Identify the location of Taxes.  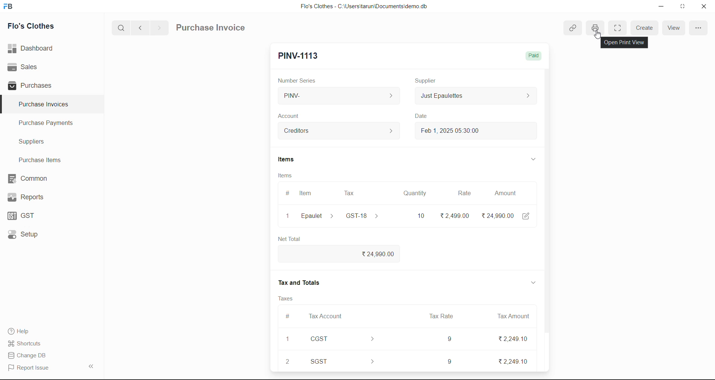
(284, 298).